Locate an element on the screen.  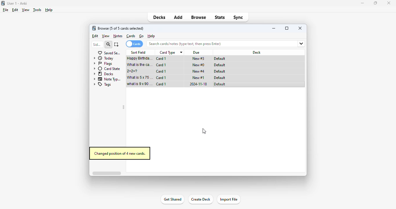
flags is located at coordinates (103, 64).